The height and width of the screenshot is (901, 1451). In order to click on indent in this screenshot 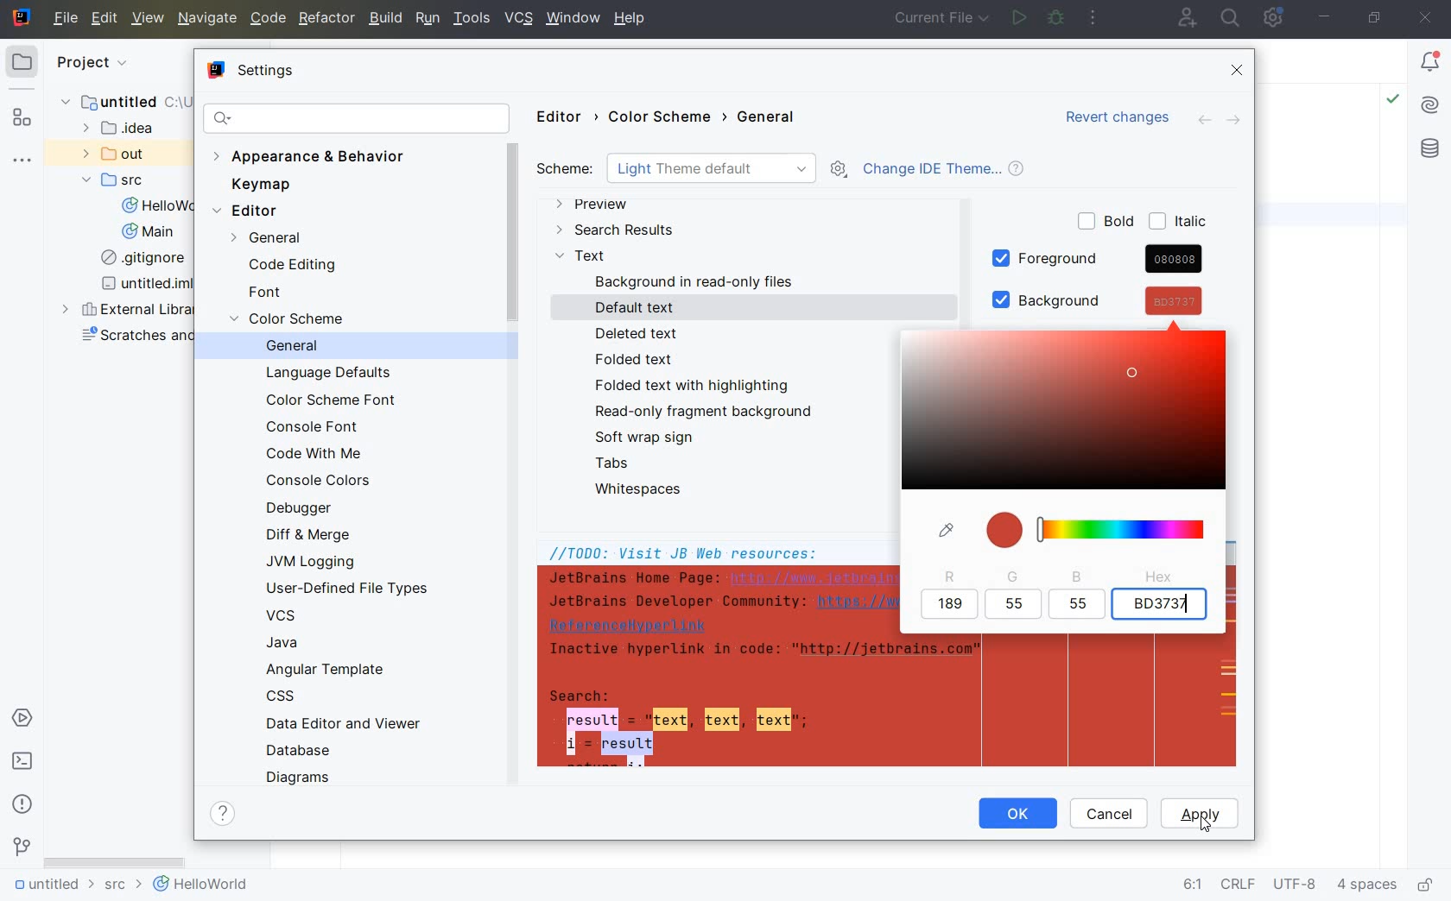, I will do `click(1367, 887)`.